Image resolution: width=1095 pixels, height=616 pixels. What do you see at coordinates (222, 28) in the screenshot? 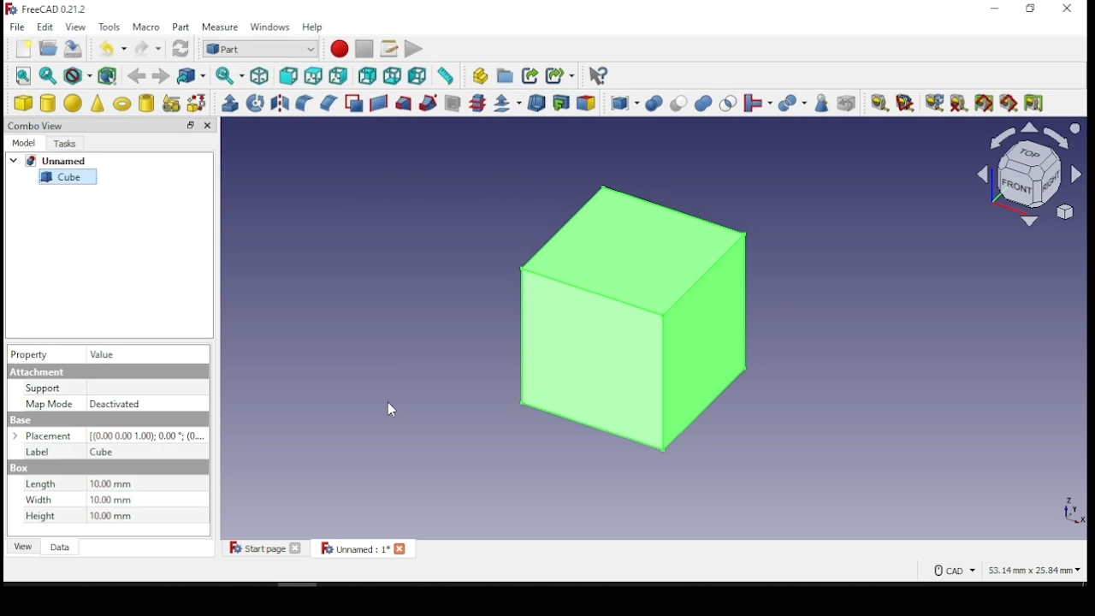
I see `measure` at bounding box center [222, 28].